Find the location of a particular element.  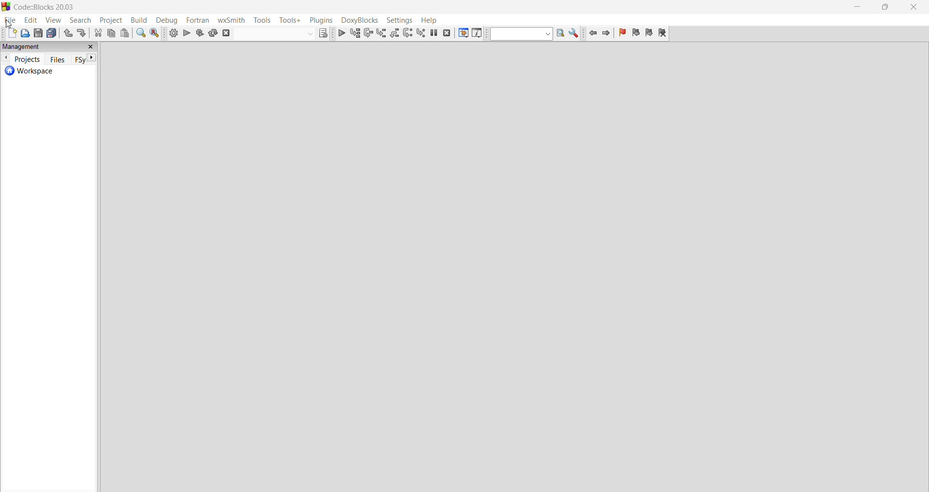

settings is located at coordinates (398, 19).